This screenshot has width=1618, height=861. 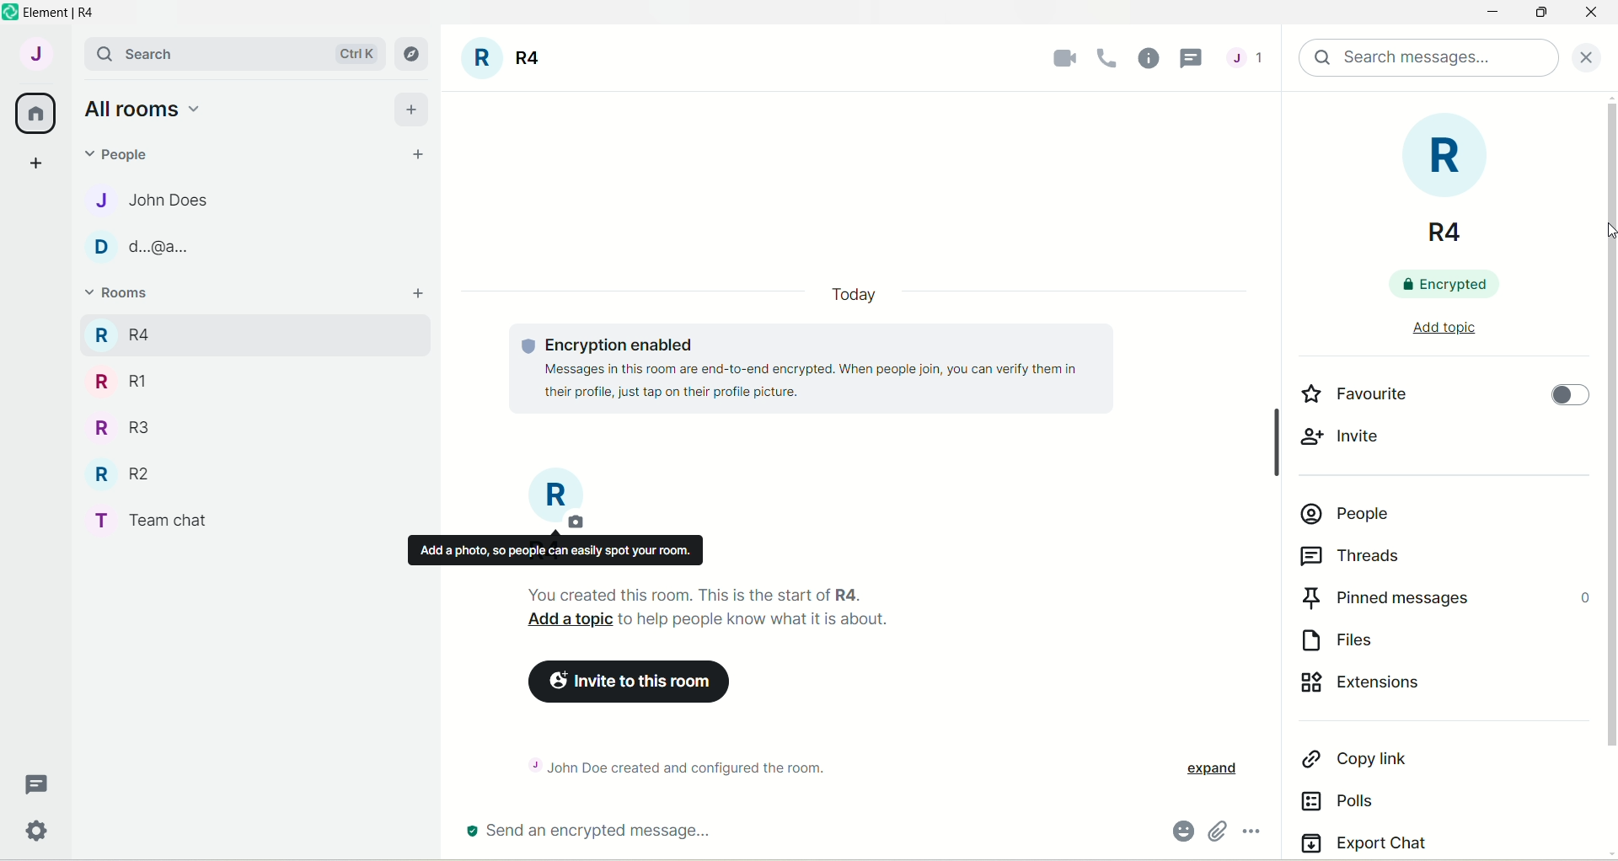 I want to click on © Encryption enabled
Messages in this room are end-to-end encrypted. When people join, you can verify them in their
profile, just tap on their profile picture., so click(x=824, y=368).